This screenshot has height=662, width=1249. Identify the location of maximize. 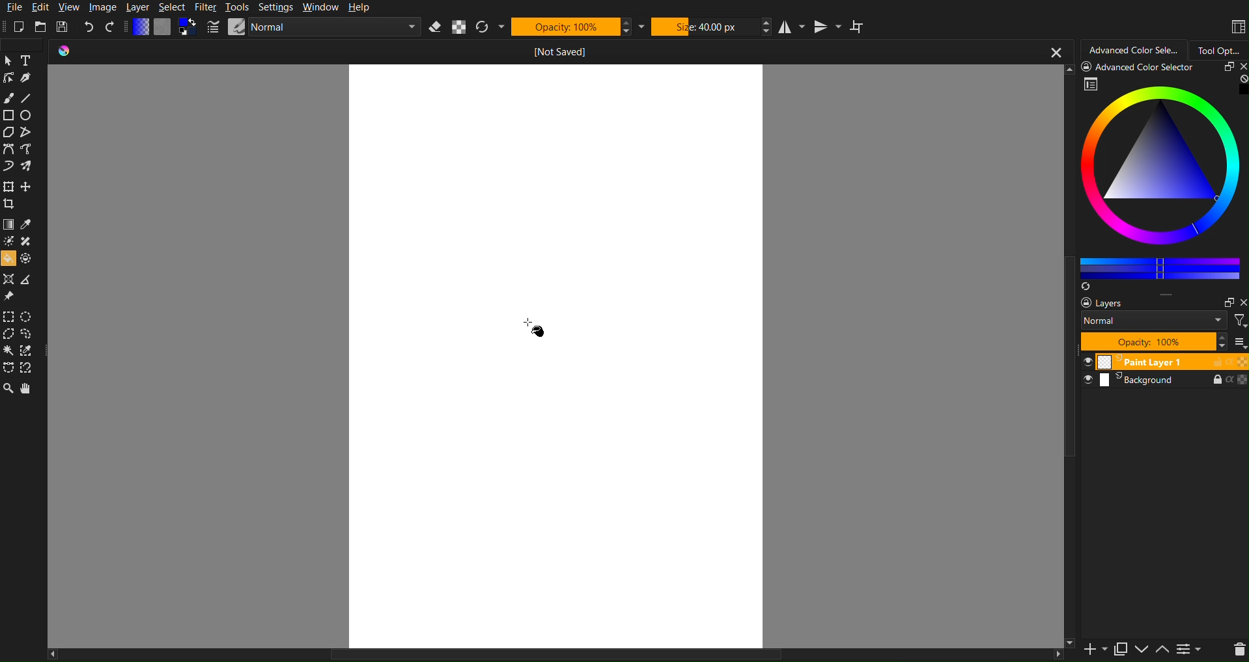
(1225, 300).